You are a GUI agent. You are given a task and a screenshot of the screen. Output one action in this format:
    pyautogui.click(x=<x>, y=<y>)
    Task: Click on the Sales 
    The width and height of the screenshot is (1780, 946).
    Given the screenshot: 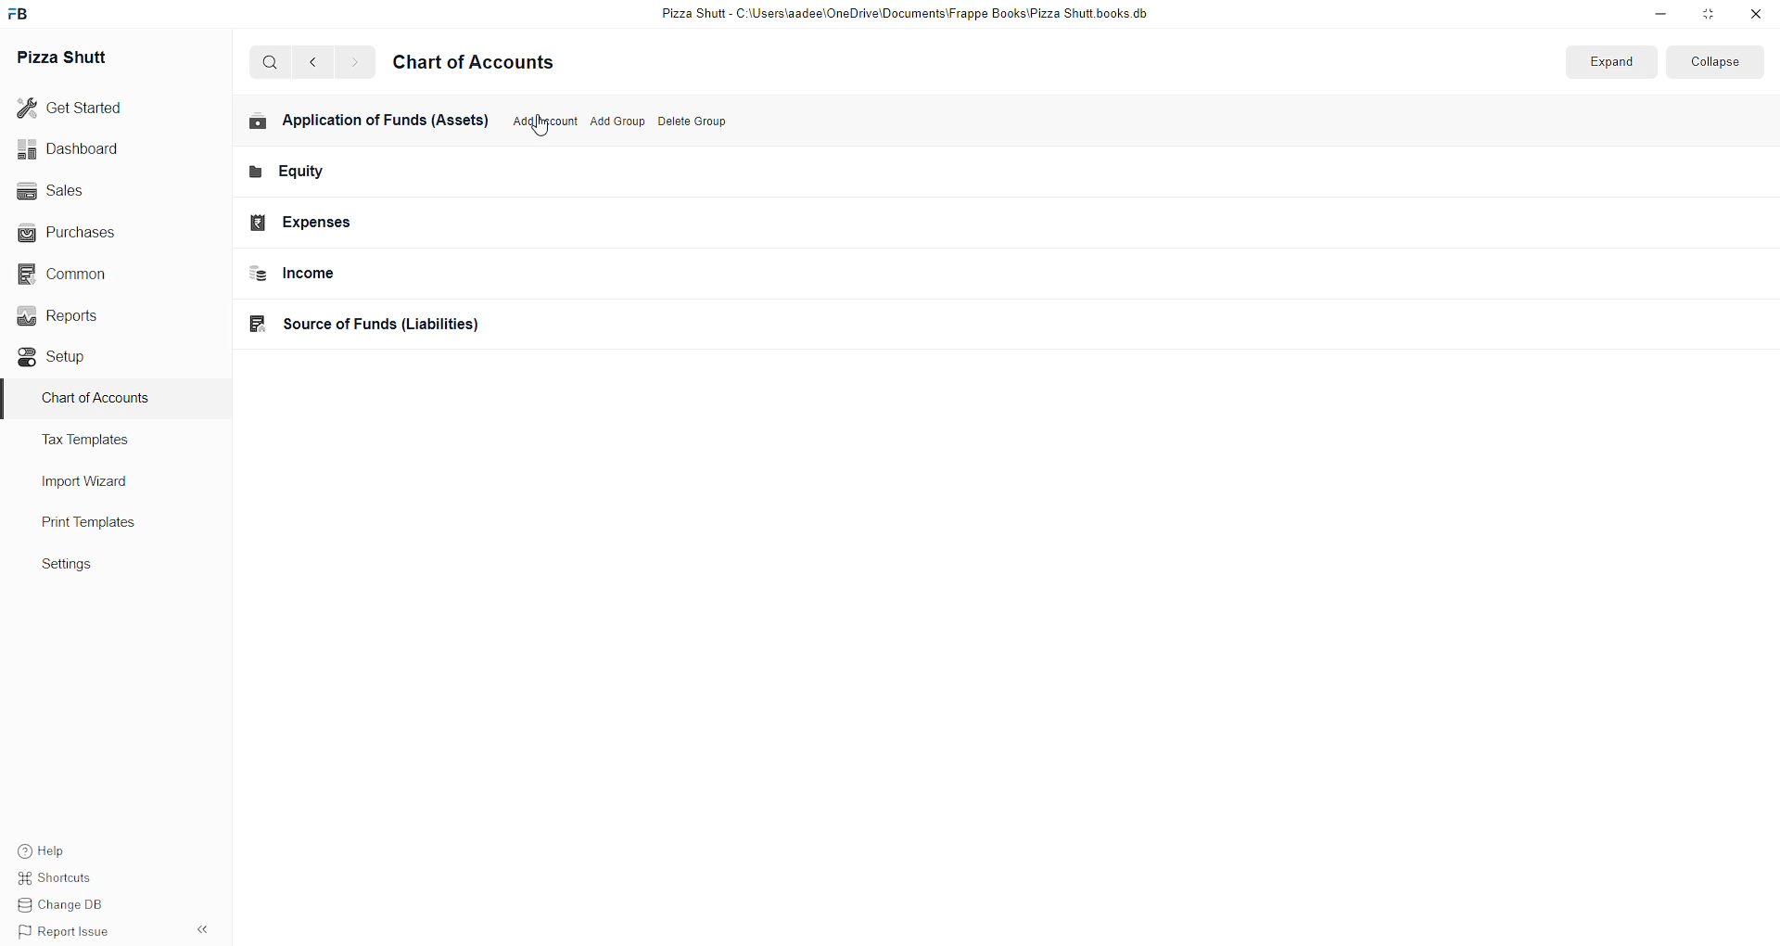 What is the action you would take?
    pyautogui.click(x=80, y=192)
    